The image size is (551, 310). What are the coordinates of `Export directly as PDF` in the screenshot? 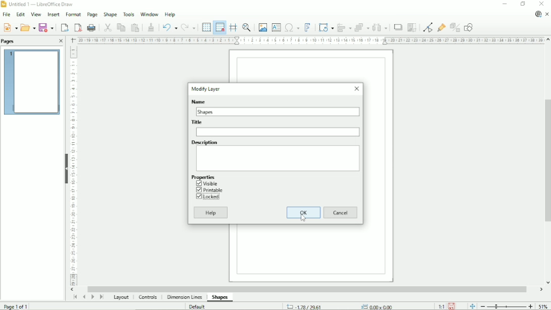 It's located at (78, 27).